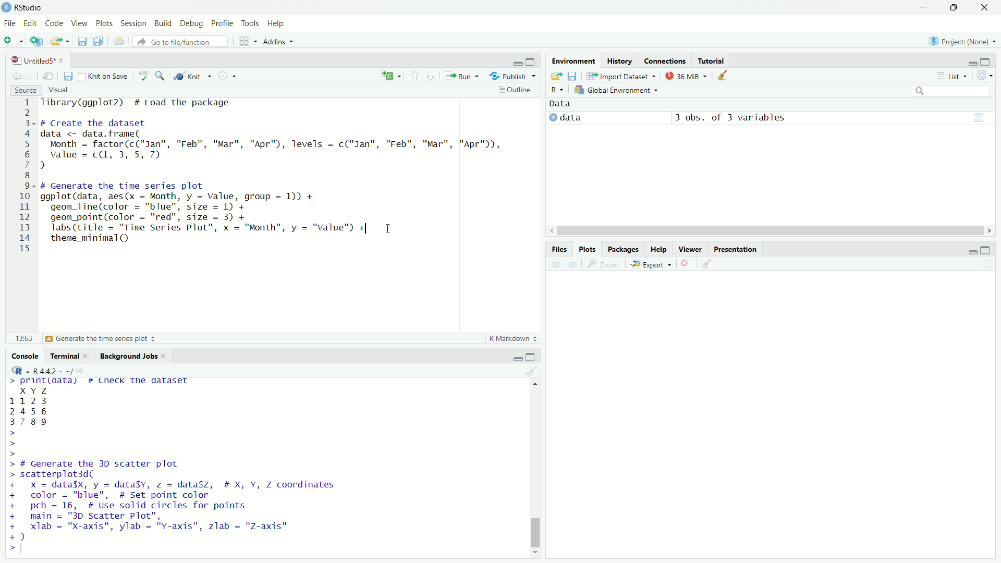  What do you see at coordinates (925, 7) in the screenshot?
I see `minimize` at bounding box center [925, 7].